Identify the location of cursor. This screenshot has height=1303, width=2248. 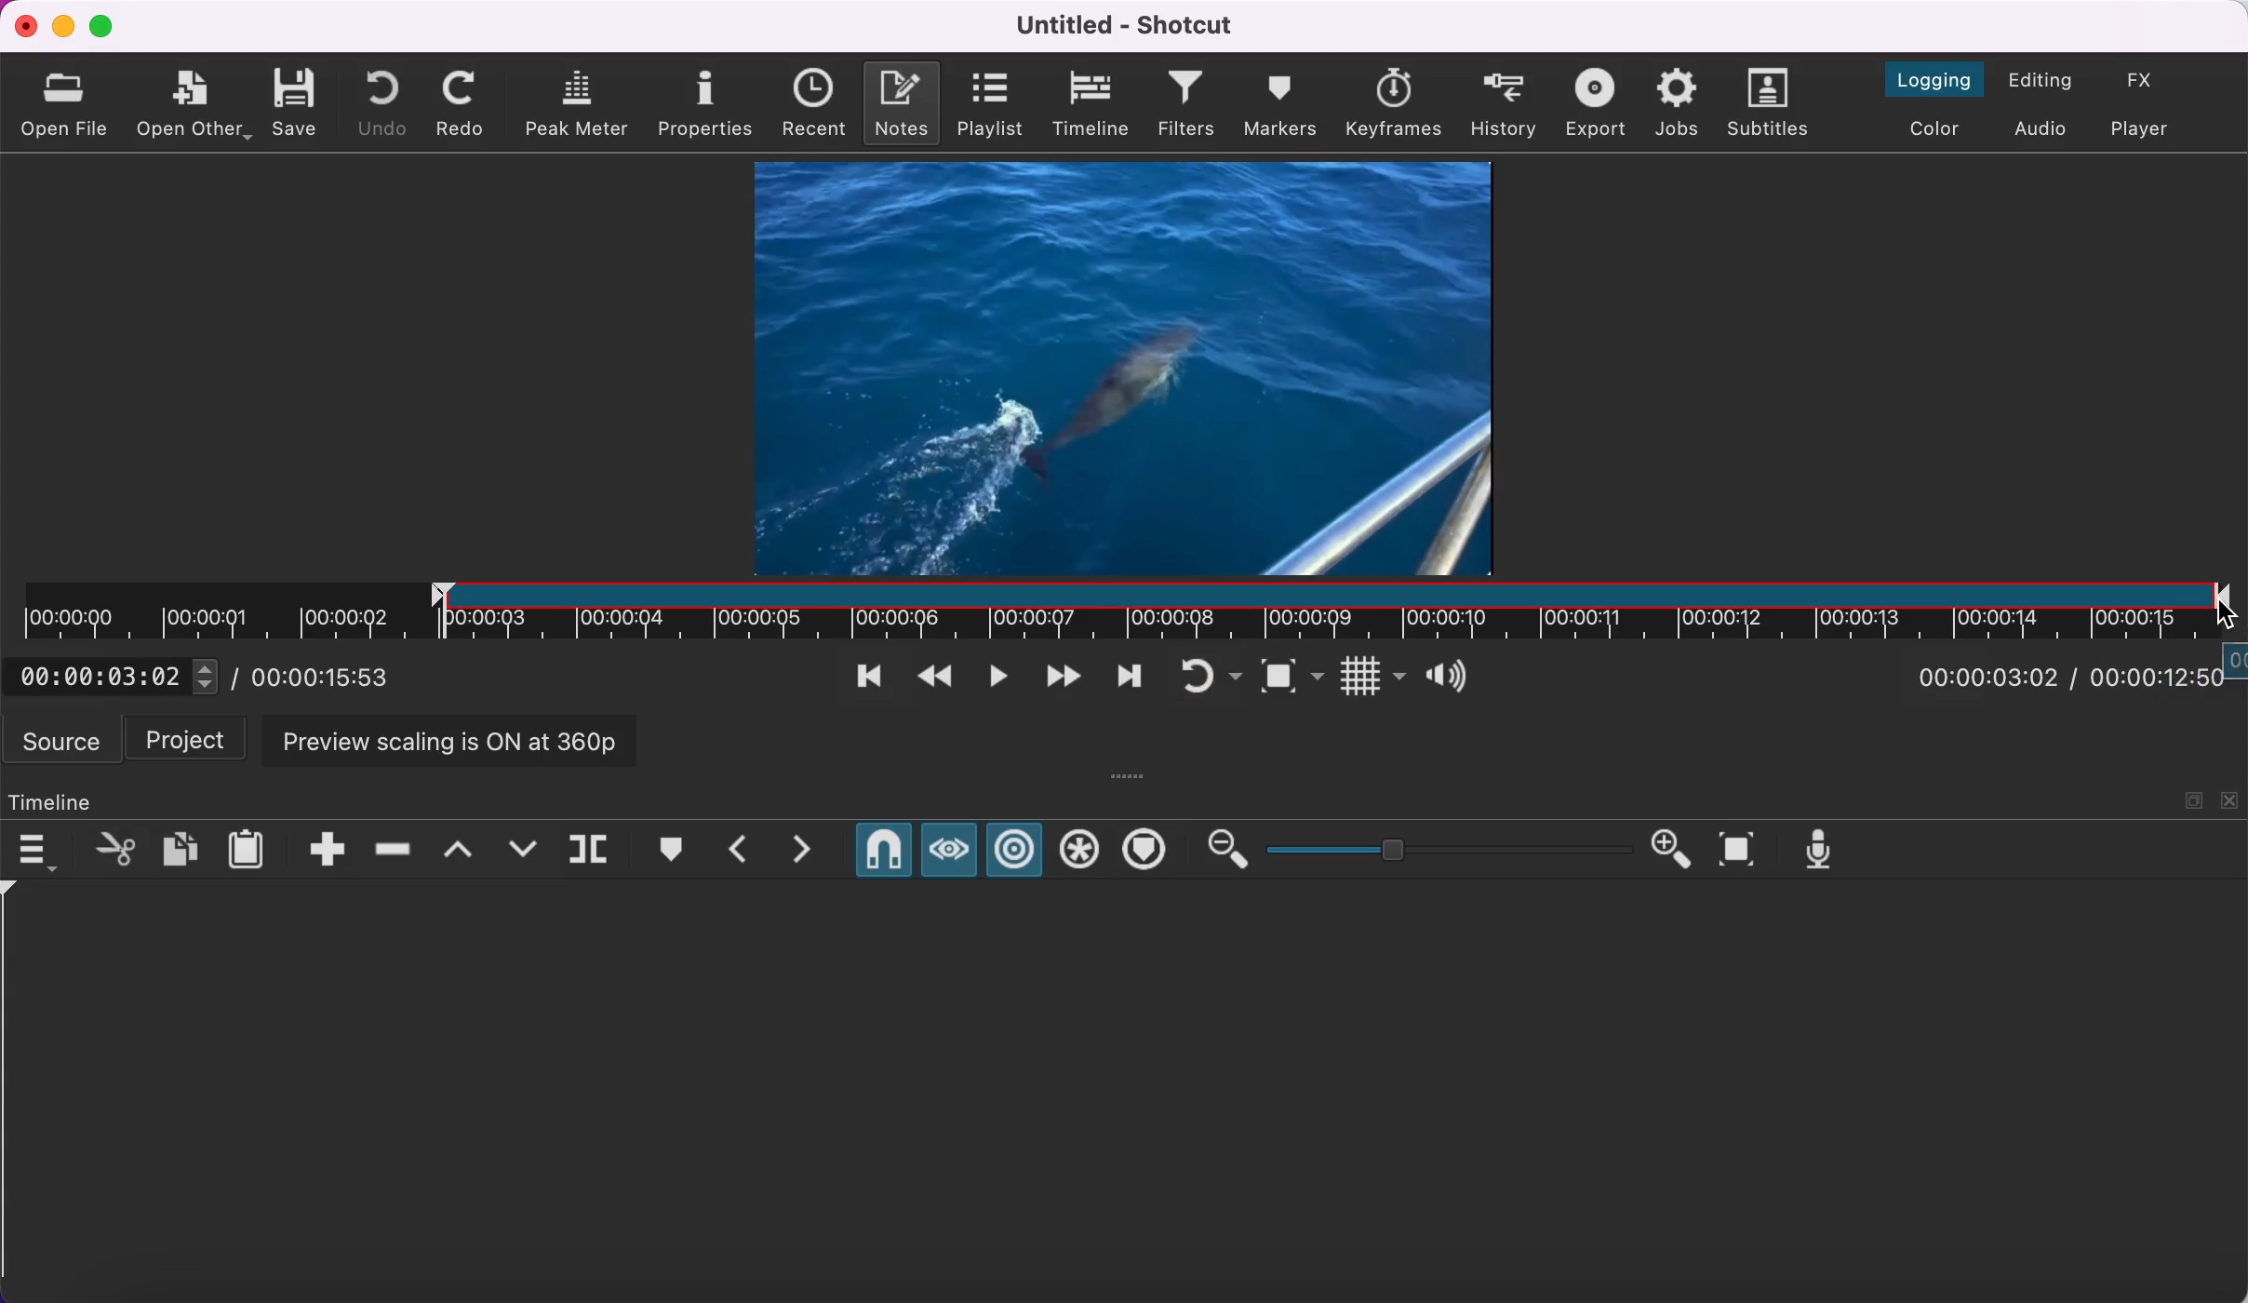
(2206, 611).